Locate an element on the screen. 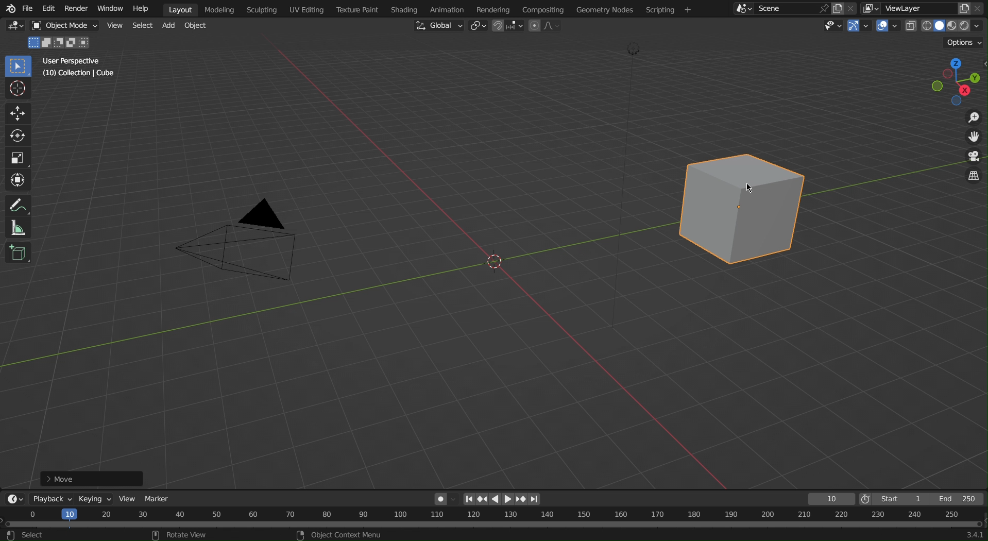 This screenshot has height=541, width=988. copy is located at coordinates (841, 7).